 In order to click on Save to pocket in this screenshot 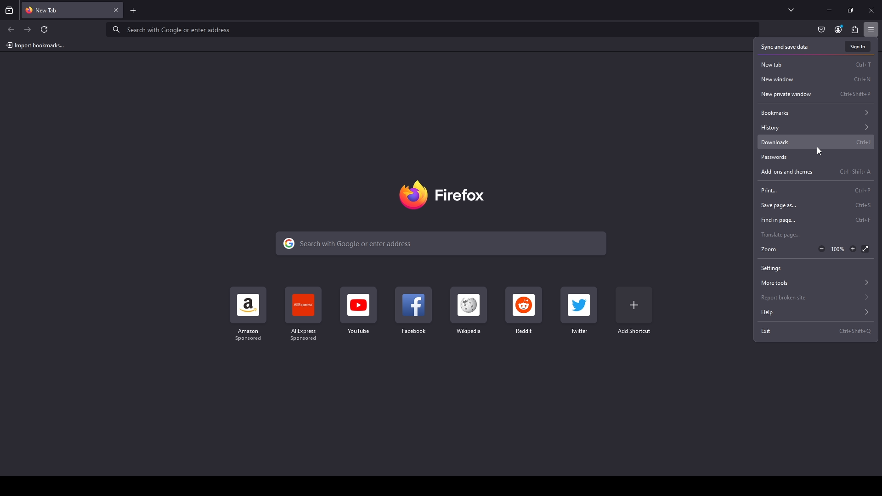, I will do `click(820, 30)`.